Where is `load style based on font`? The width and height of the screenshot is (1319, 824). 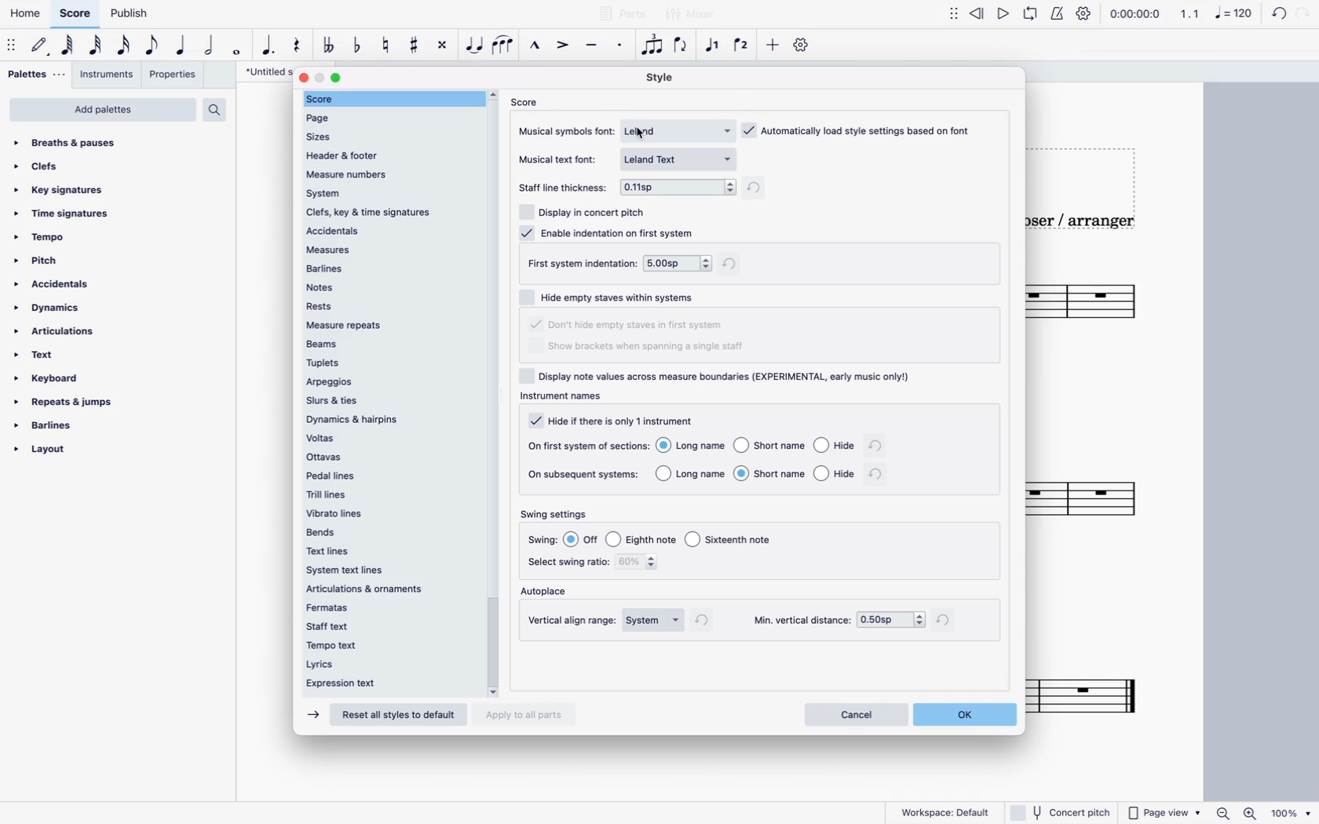 load style based on font is located at coordinates (863, 129).